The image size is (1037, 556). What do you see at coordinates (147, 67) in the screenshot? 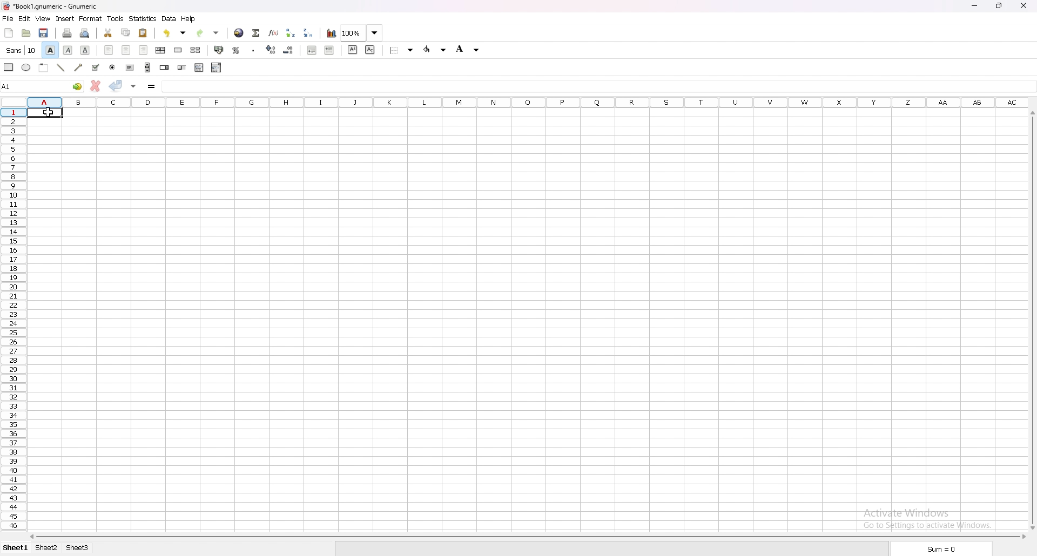
I see `scroll bar` at bounding box center [147, 67].